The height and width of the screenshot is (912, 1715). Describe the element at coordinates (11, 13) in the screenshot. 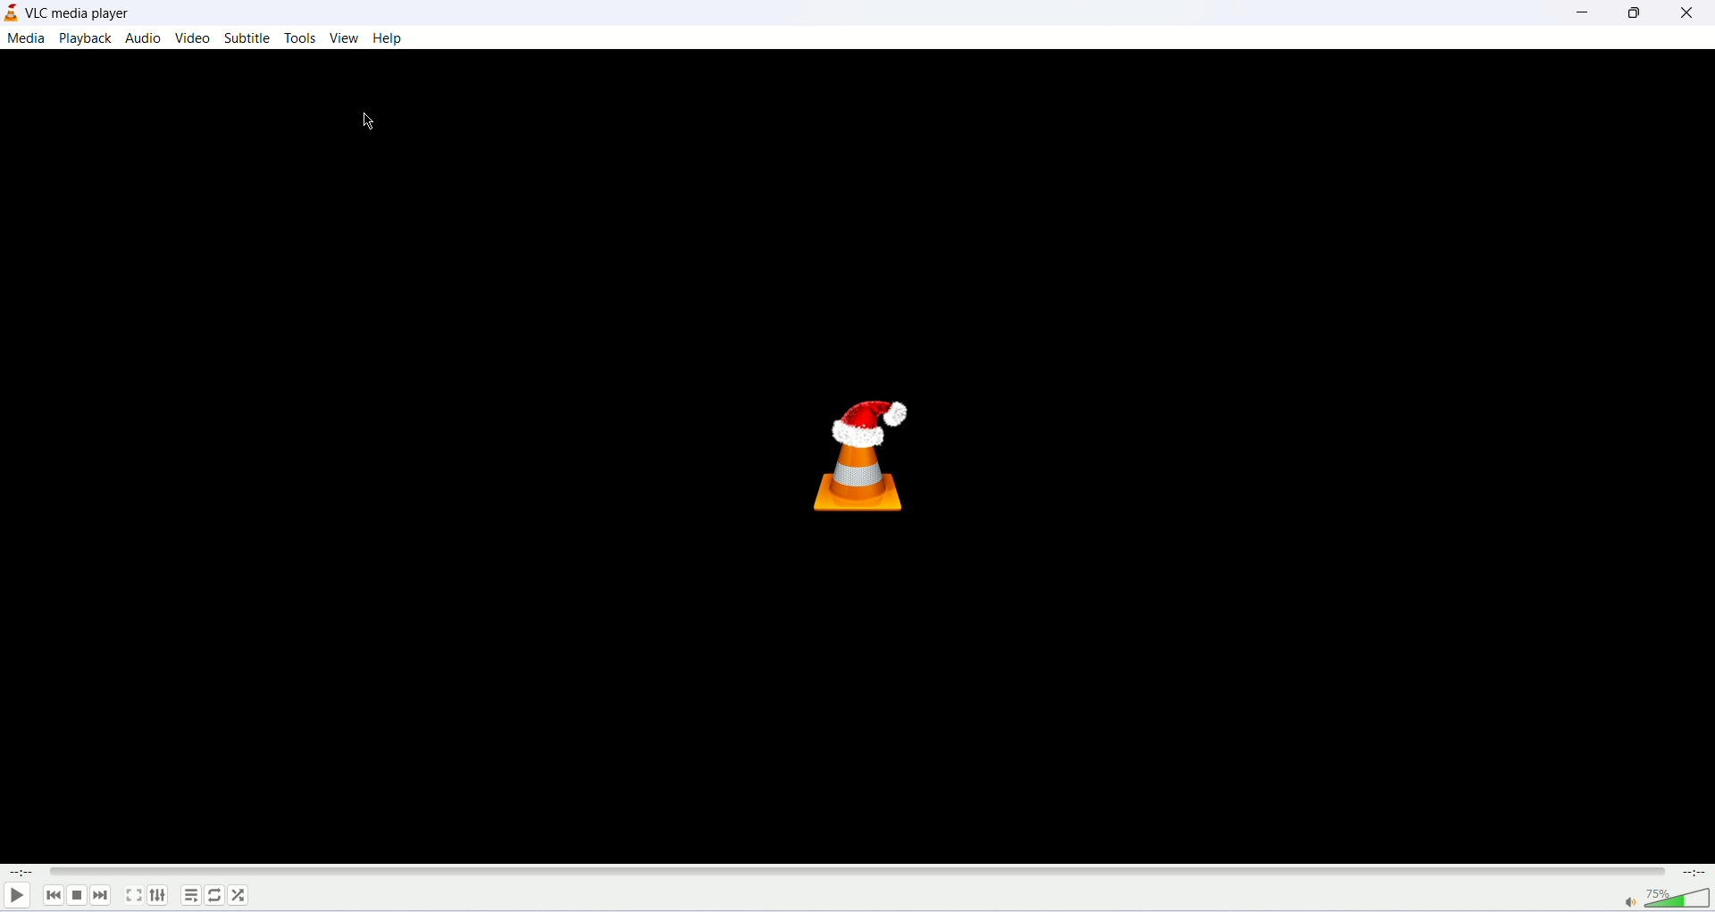

I see `vlc media player logo` at that location.